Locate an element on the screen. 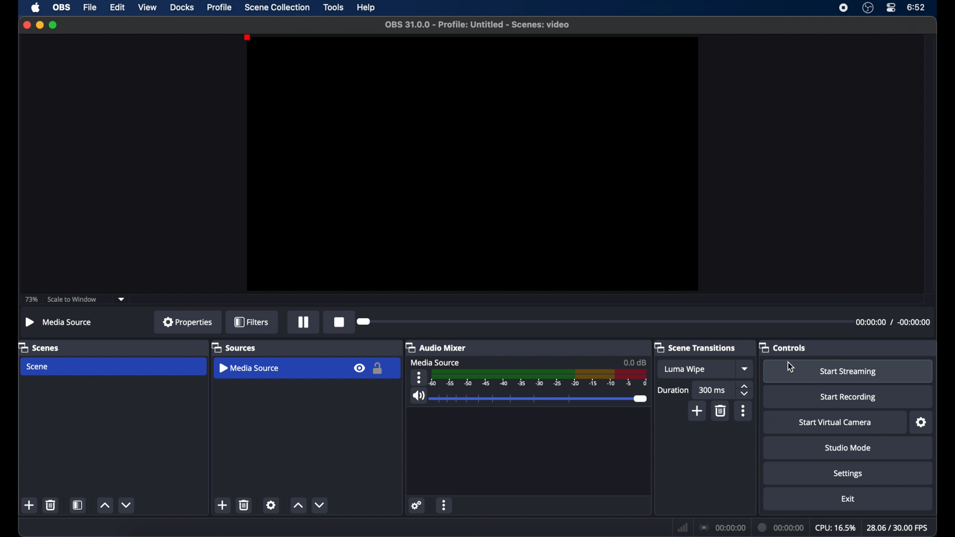 Image resolution: width=955 pixels, height=537 pixels. cpu is located at coordinates (836, 528).